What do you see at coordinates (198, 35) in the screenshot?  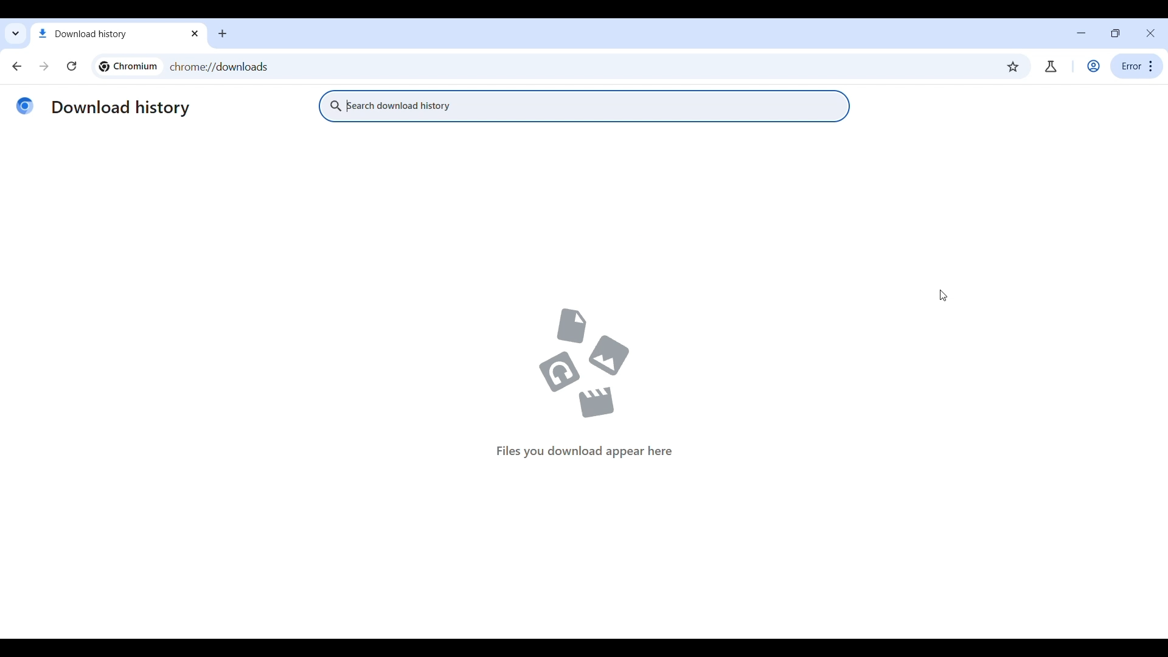 I see `close` at bounding box center [198, 35].